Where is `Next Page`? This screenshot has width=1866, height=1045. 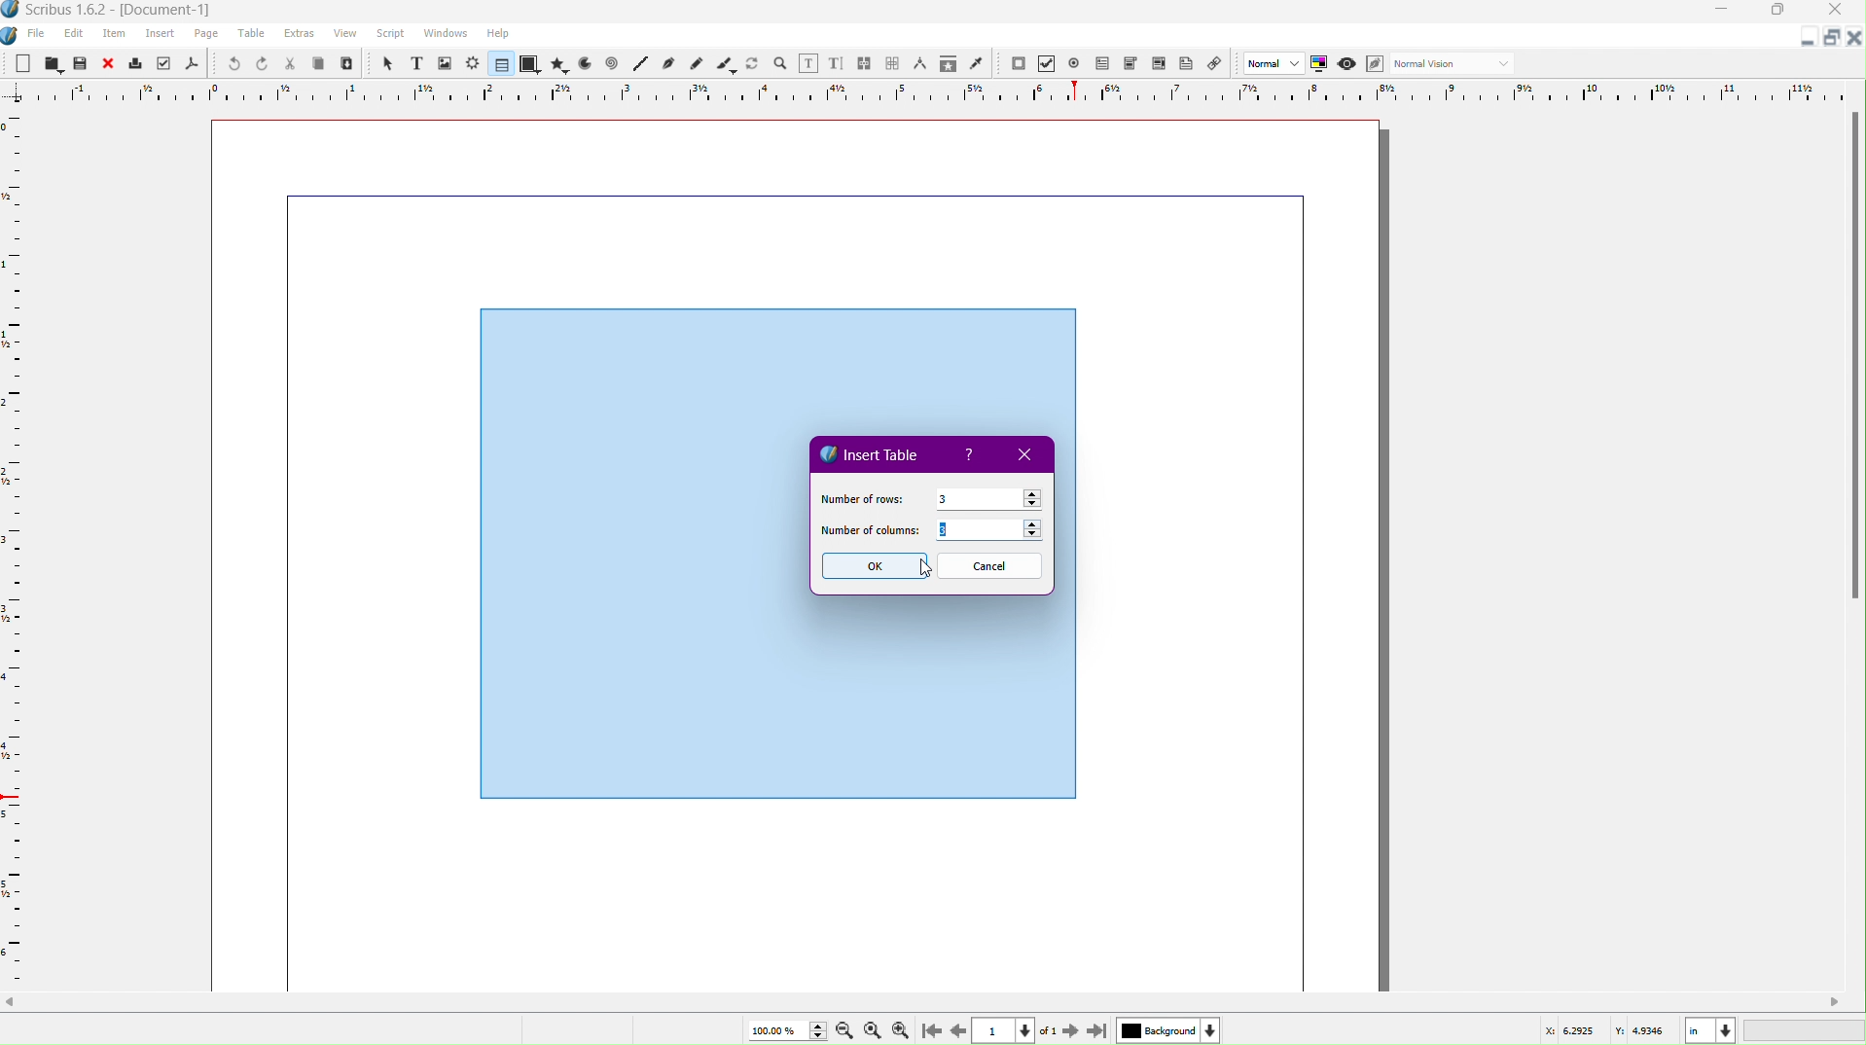
Next Page is located at coordinates (1067, 1029).